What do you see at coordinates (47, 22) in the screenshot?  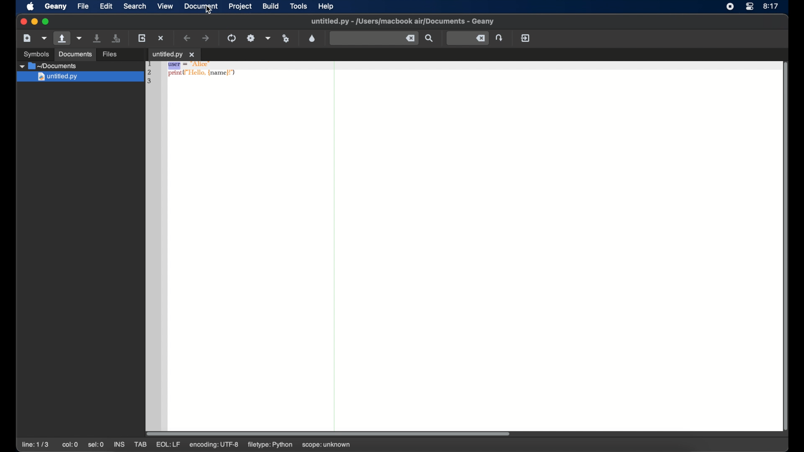 I see `maximize` at bounding box center [47, 22].